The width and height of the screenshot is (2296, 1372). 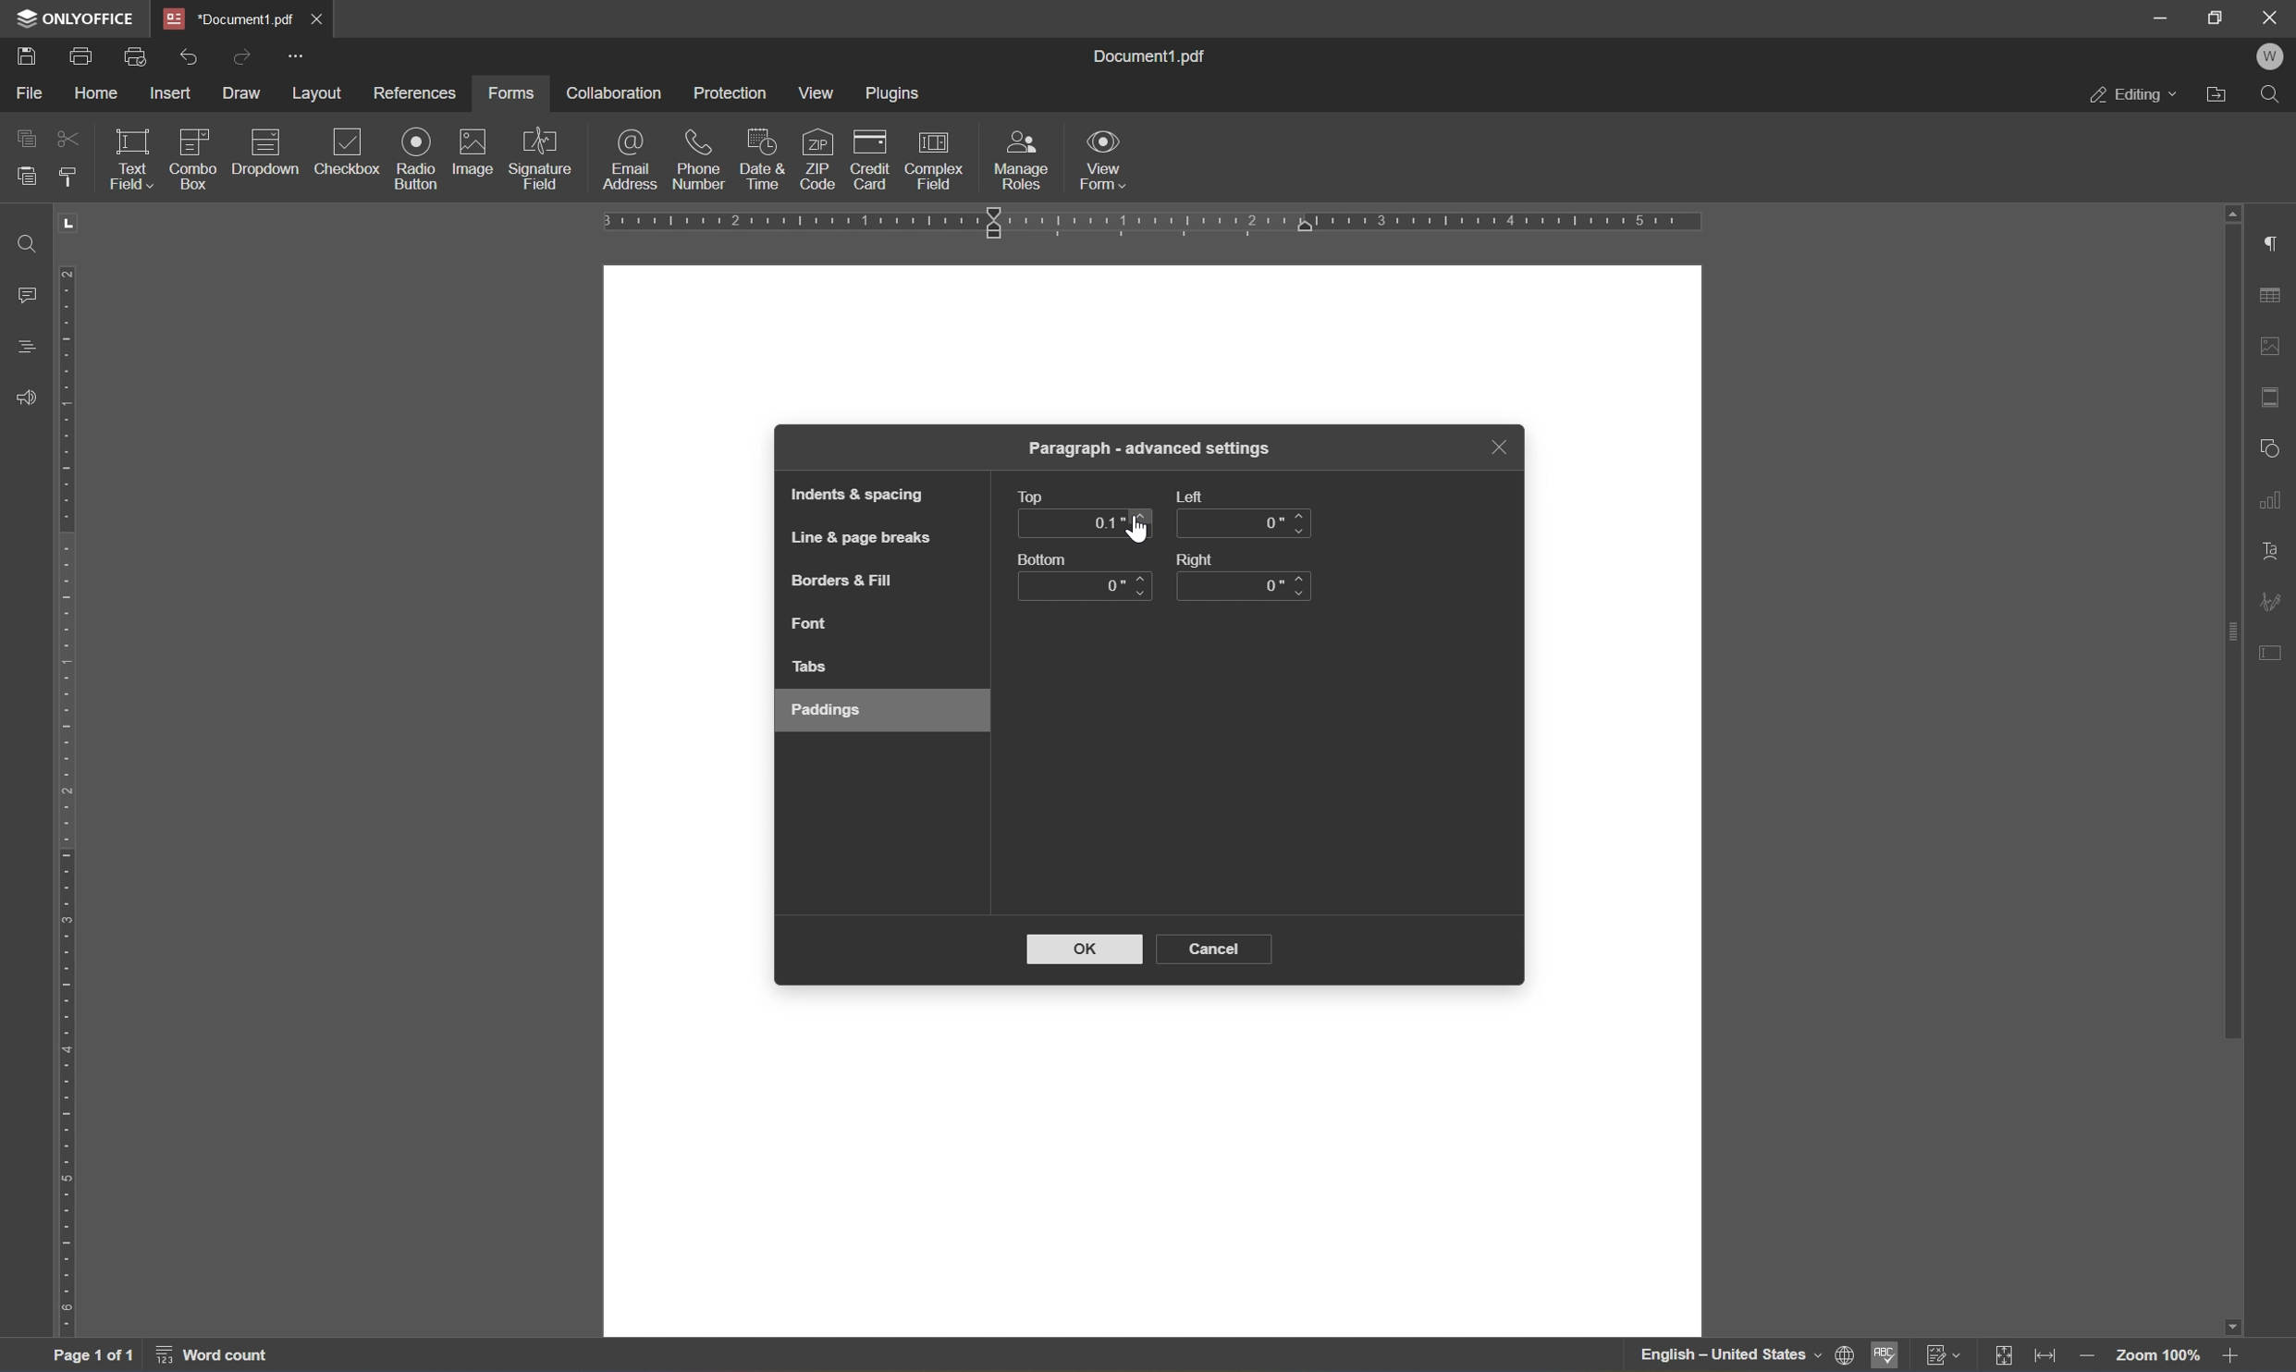 I want to click on paddings, so click(x=829, y=708).